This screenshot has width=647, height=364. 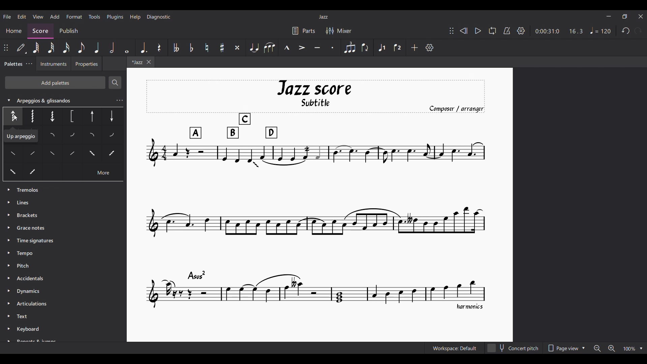 I want to click on Toggle natural, so click(x=207, y=48).